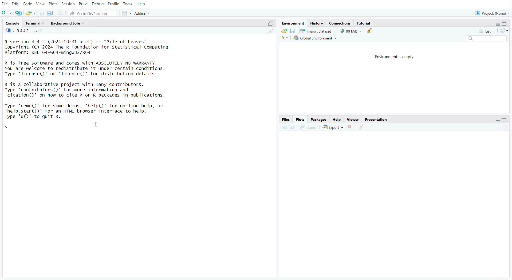  What do you see at coordinates (270, 31) in the screenshot?
I see `Clear console (Ctrl + L)` at bounding box center [270, 31].